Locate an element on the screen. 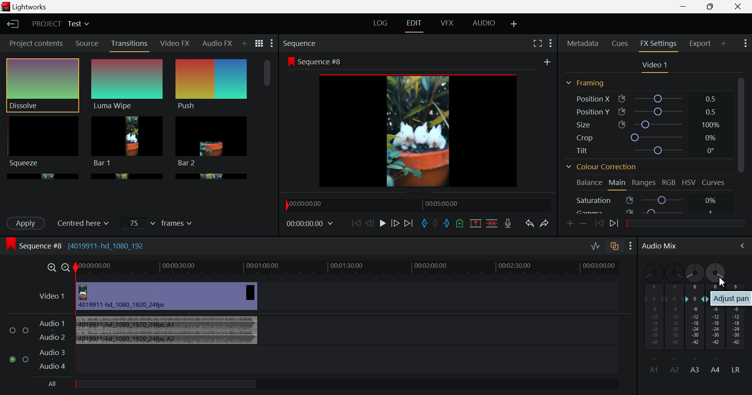 The height and width of the screenshot is (395, 752). Cues is located at coordinates (620, 43).